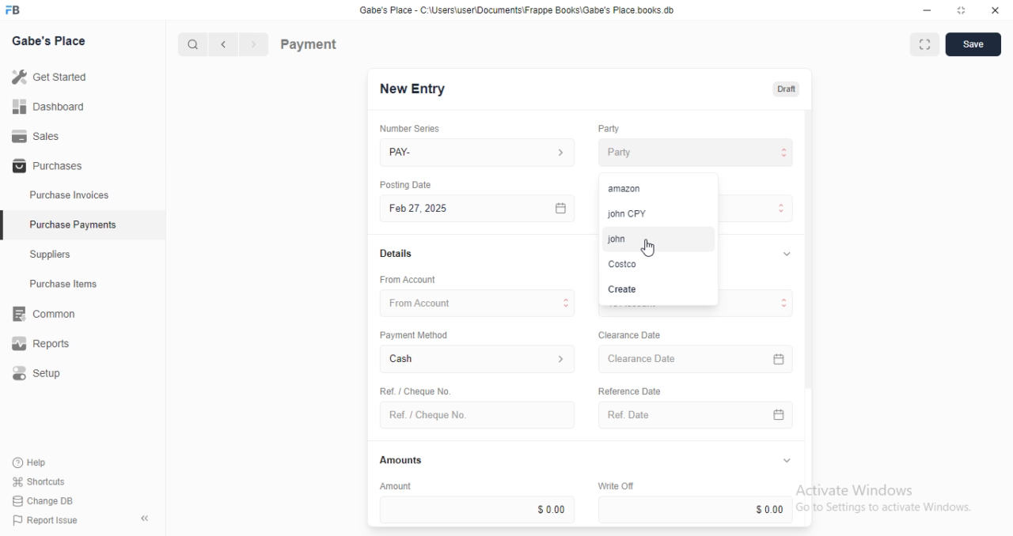 The height and width of the screenshot is (536, 1013). I want to click on Cash, so click(478, 360).